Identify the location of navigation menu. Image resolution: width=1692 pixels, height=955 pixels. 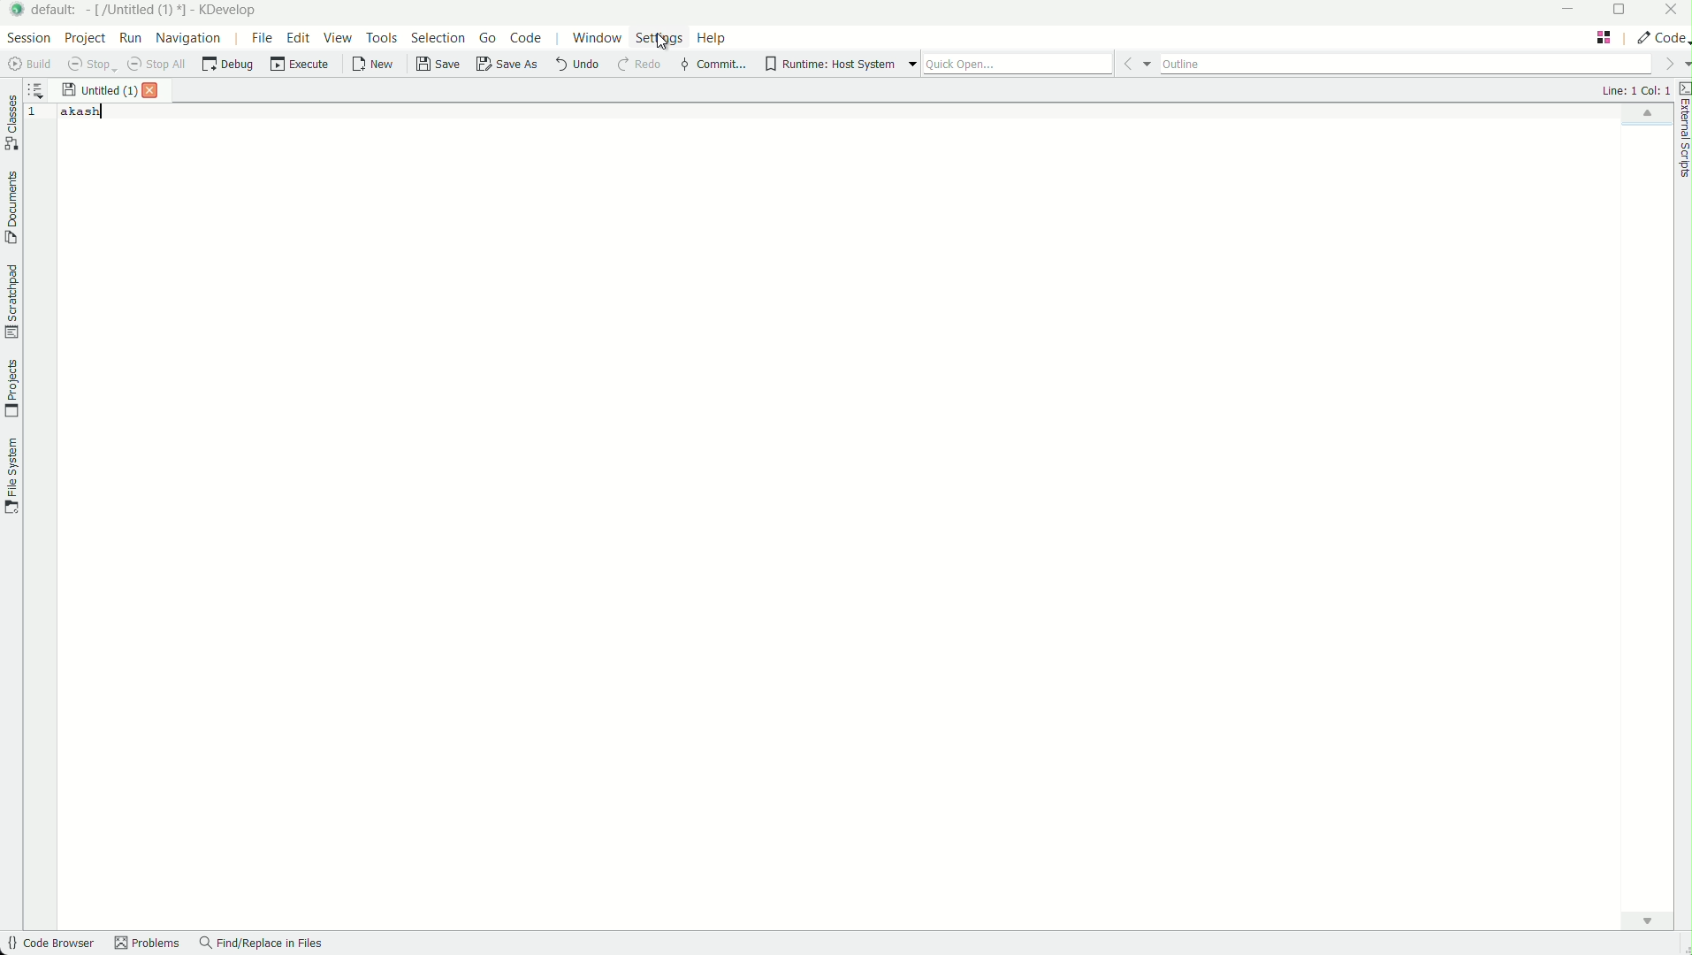
(189, 37).